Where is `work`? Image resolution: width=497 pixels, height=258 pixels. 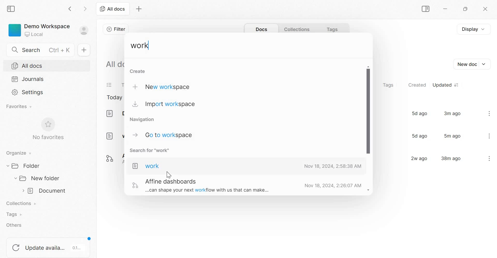
work is located at coordinates (114, 135).